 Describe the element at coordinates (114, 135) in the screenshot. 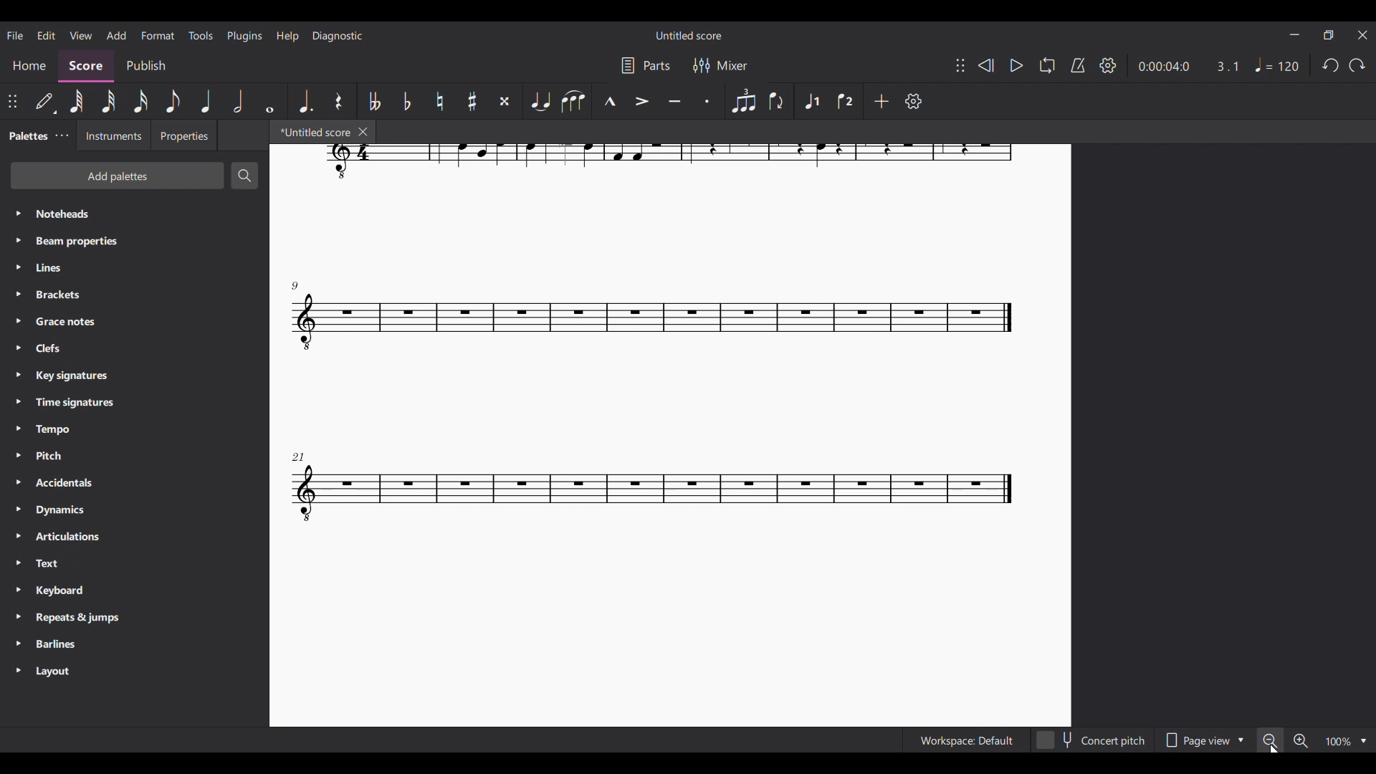

I see `Instruments` at that location.